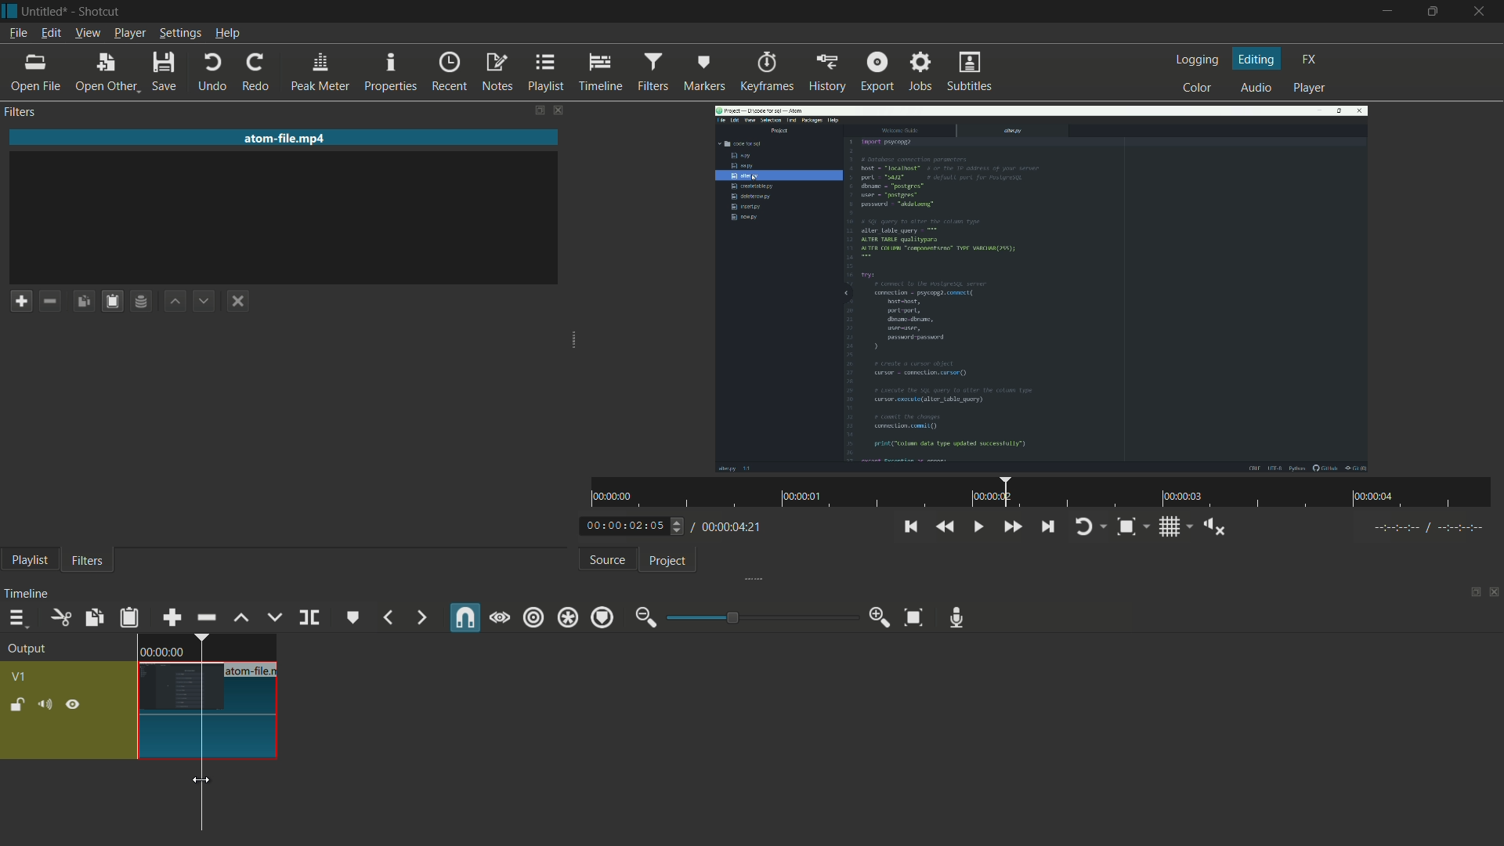 This screenshot has width=1504, height=846. I want to click on jobs, so click(922, 72).